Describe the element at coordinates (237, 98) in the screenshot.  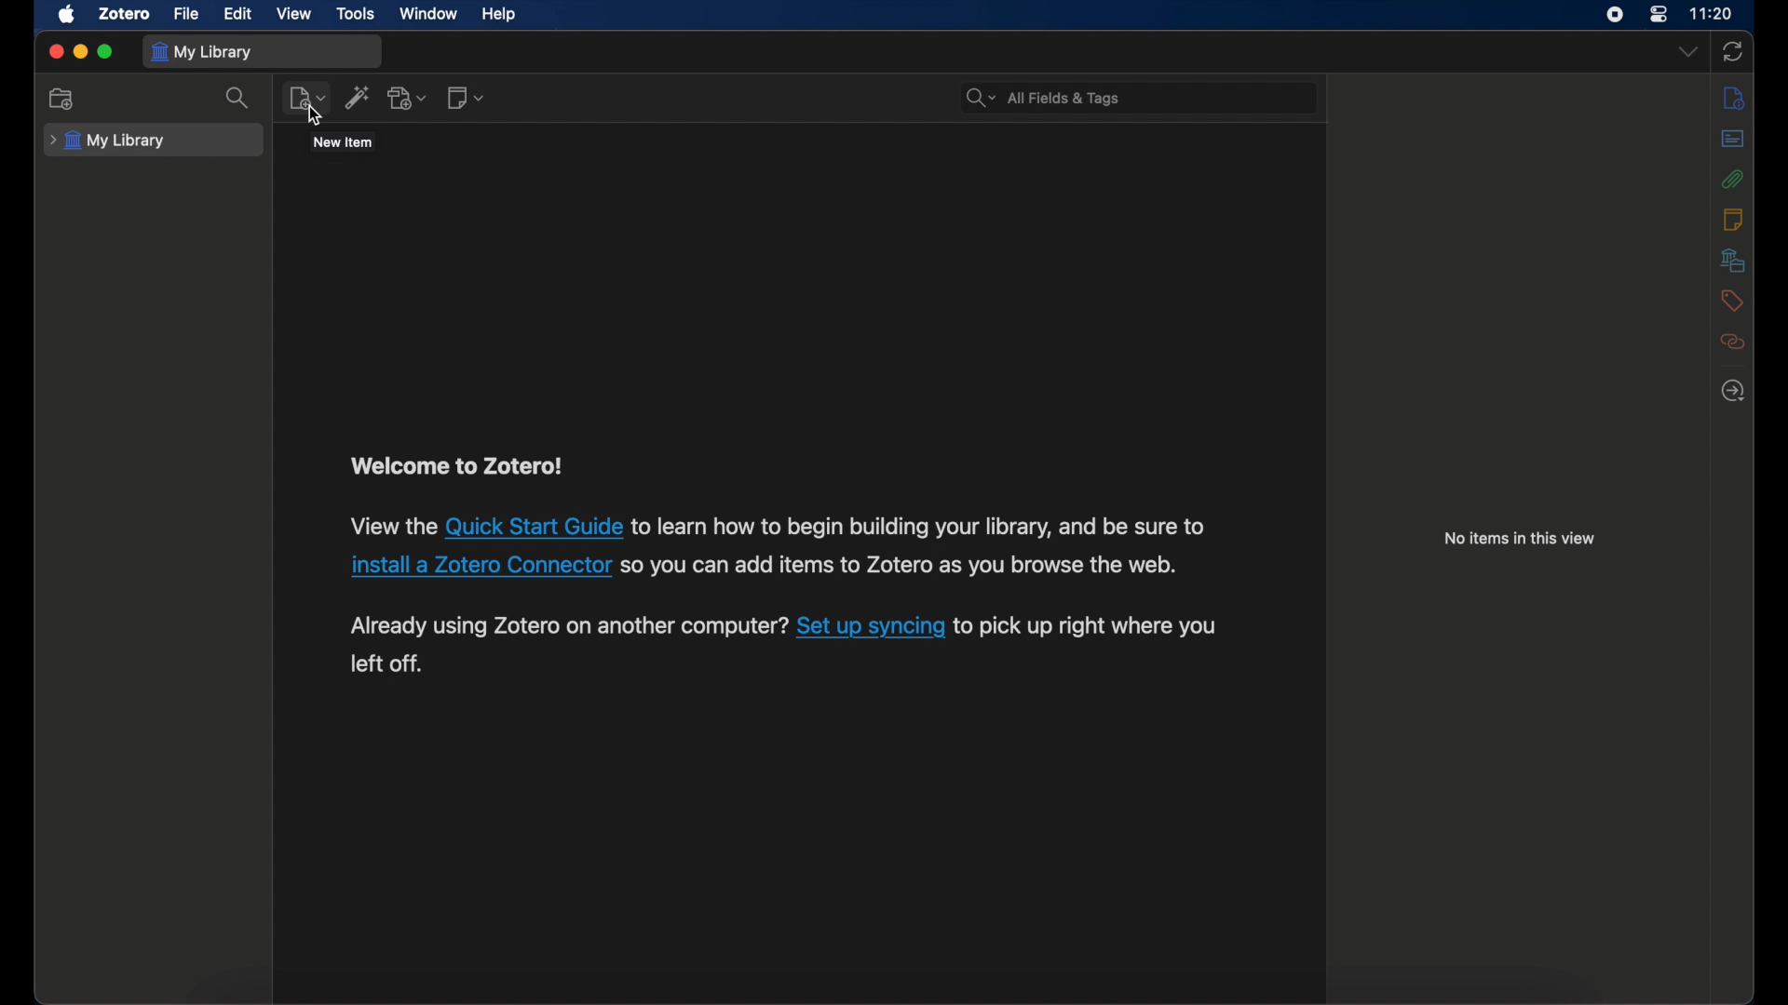
I see `search` at that location.